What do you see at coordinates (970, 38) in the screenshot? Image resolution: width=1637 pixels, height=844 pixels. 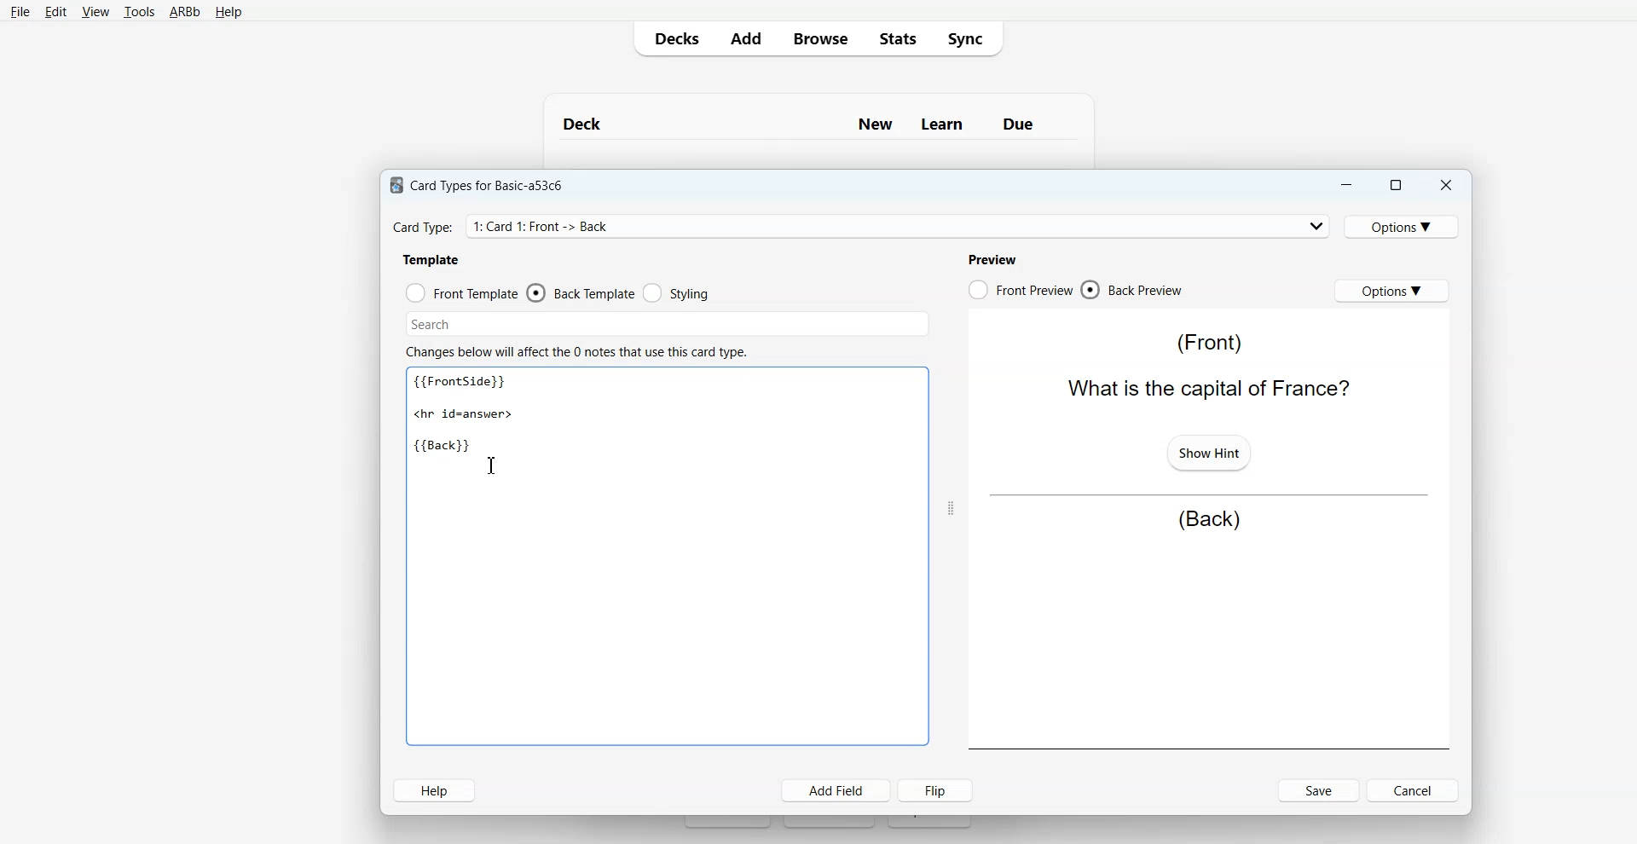 I see `Sync` at bounding box center [970, 38].